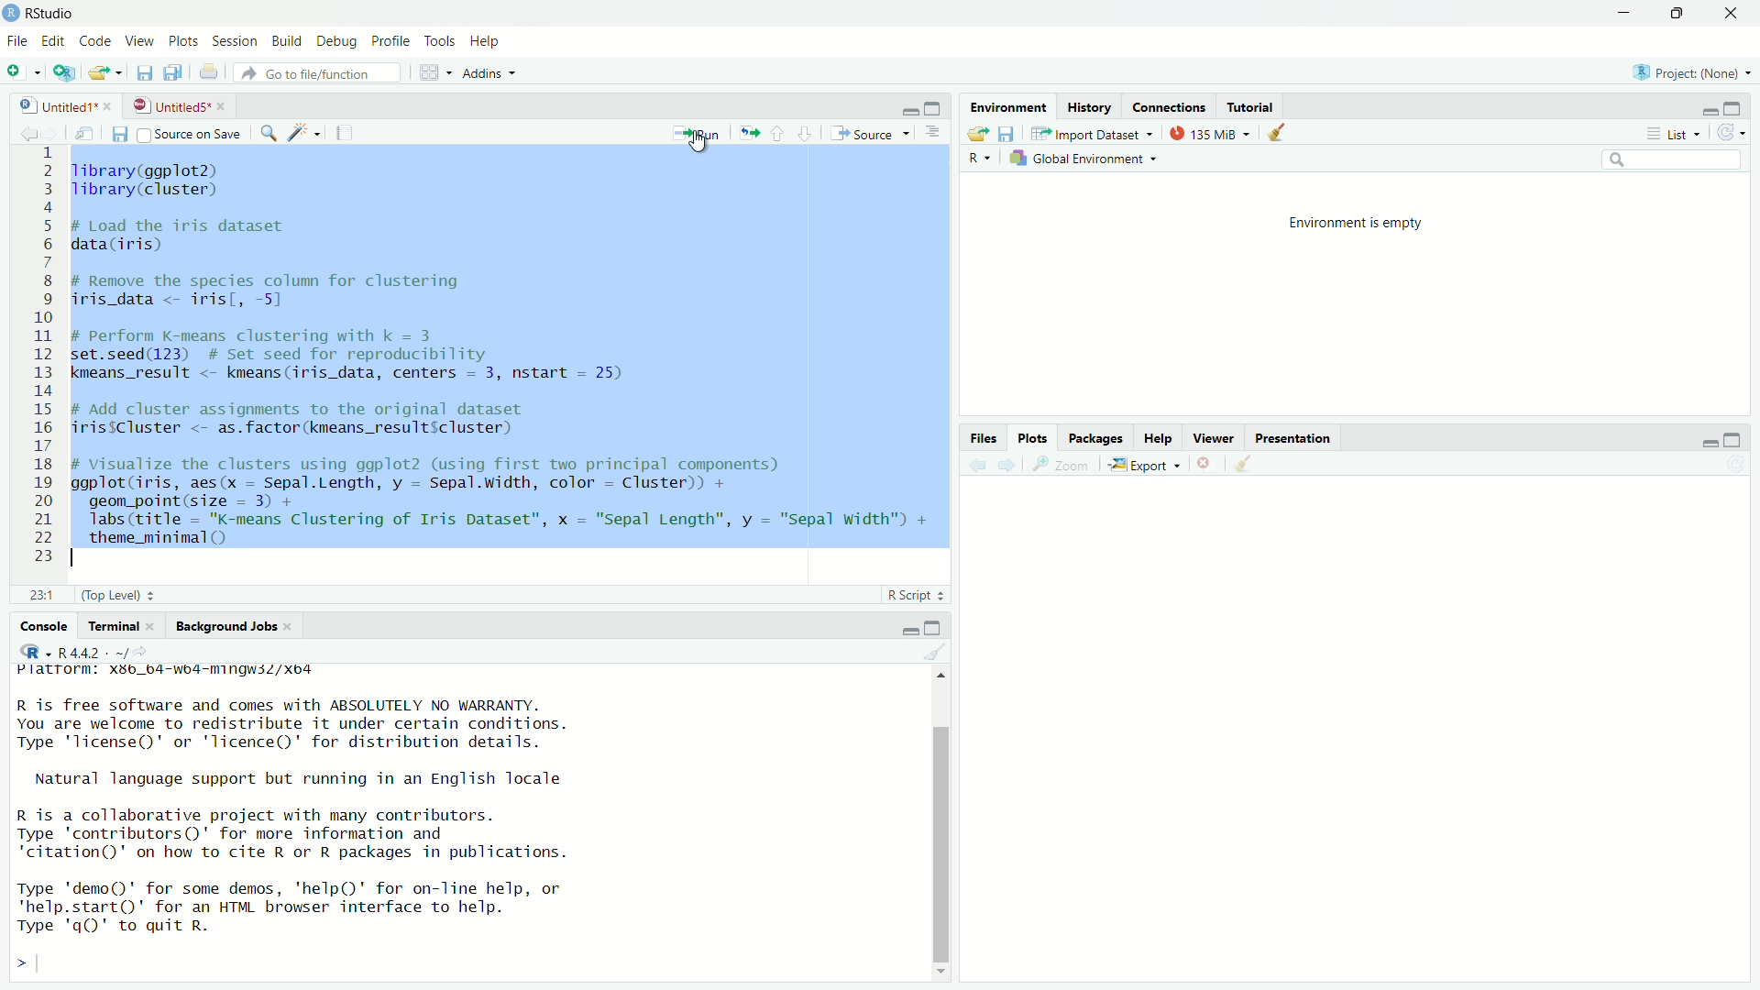 This screenshot has width=1760, height=990. I want to click on maximize, so click(940, 106).